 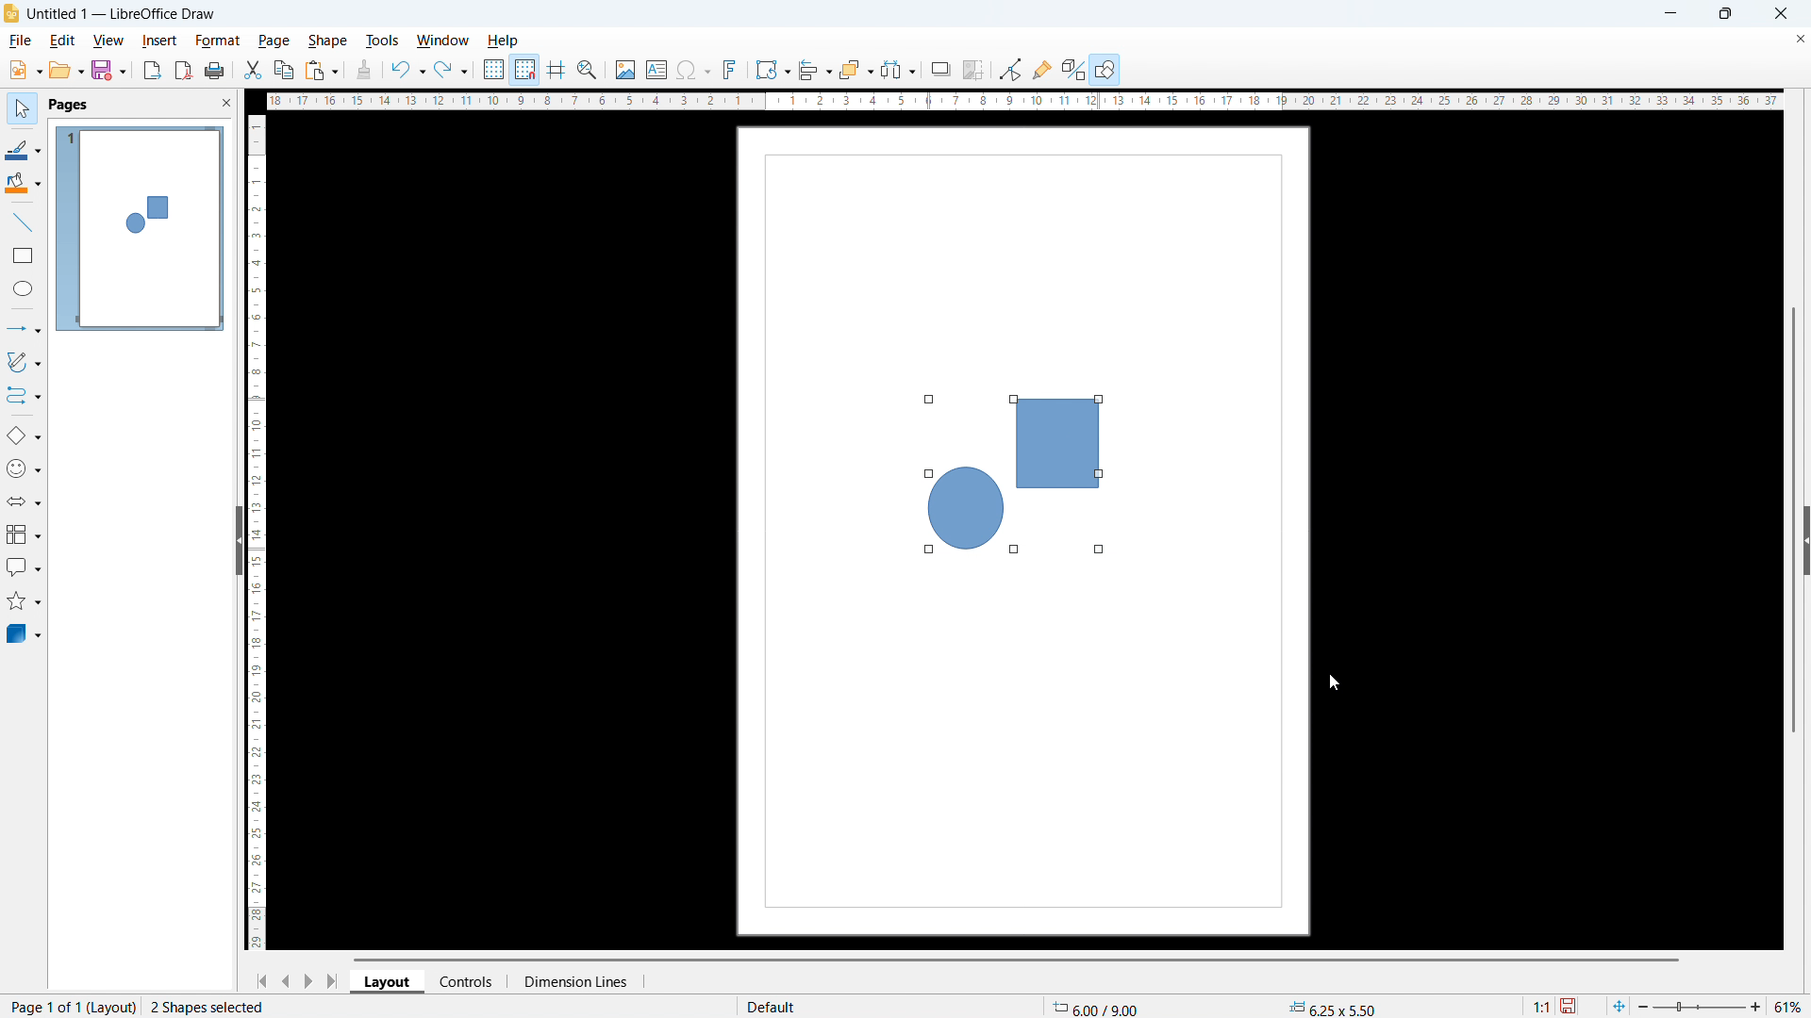 What do you see at coordinates (942, 70) in the screenshot?
I see `shadow` at bounding box center [942, 70].